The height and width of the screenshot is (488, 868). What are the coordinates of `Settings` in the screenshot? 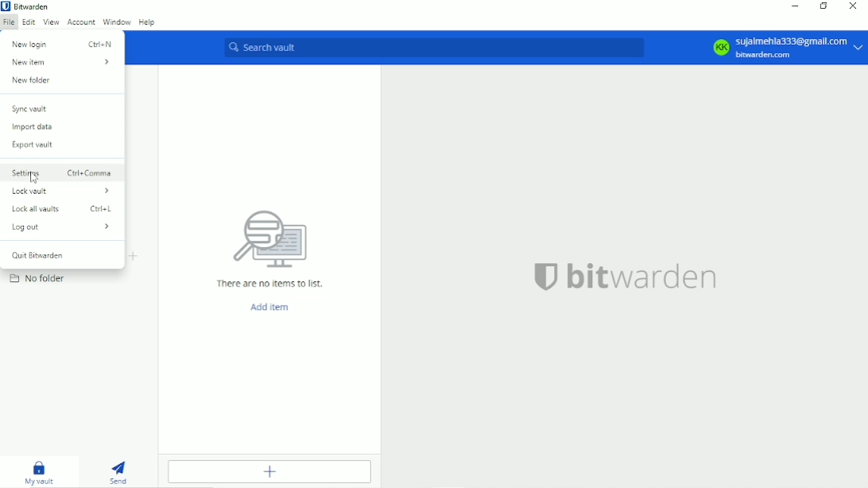 It's located at (64, 174).